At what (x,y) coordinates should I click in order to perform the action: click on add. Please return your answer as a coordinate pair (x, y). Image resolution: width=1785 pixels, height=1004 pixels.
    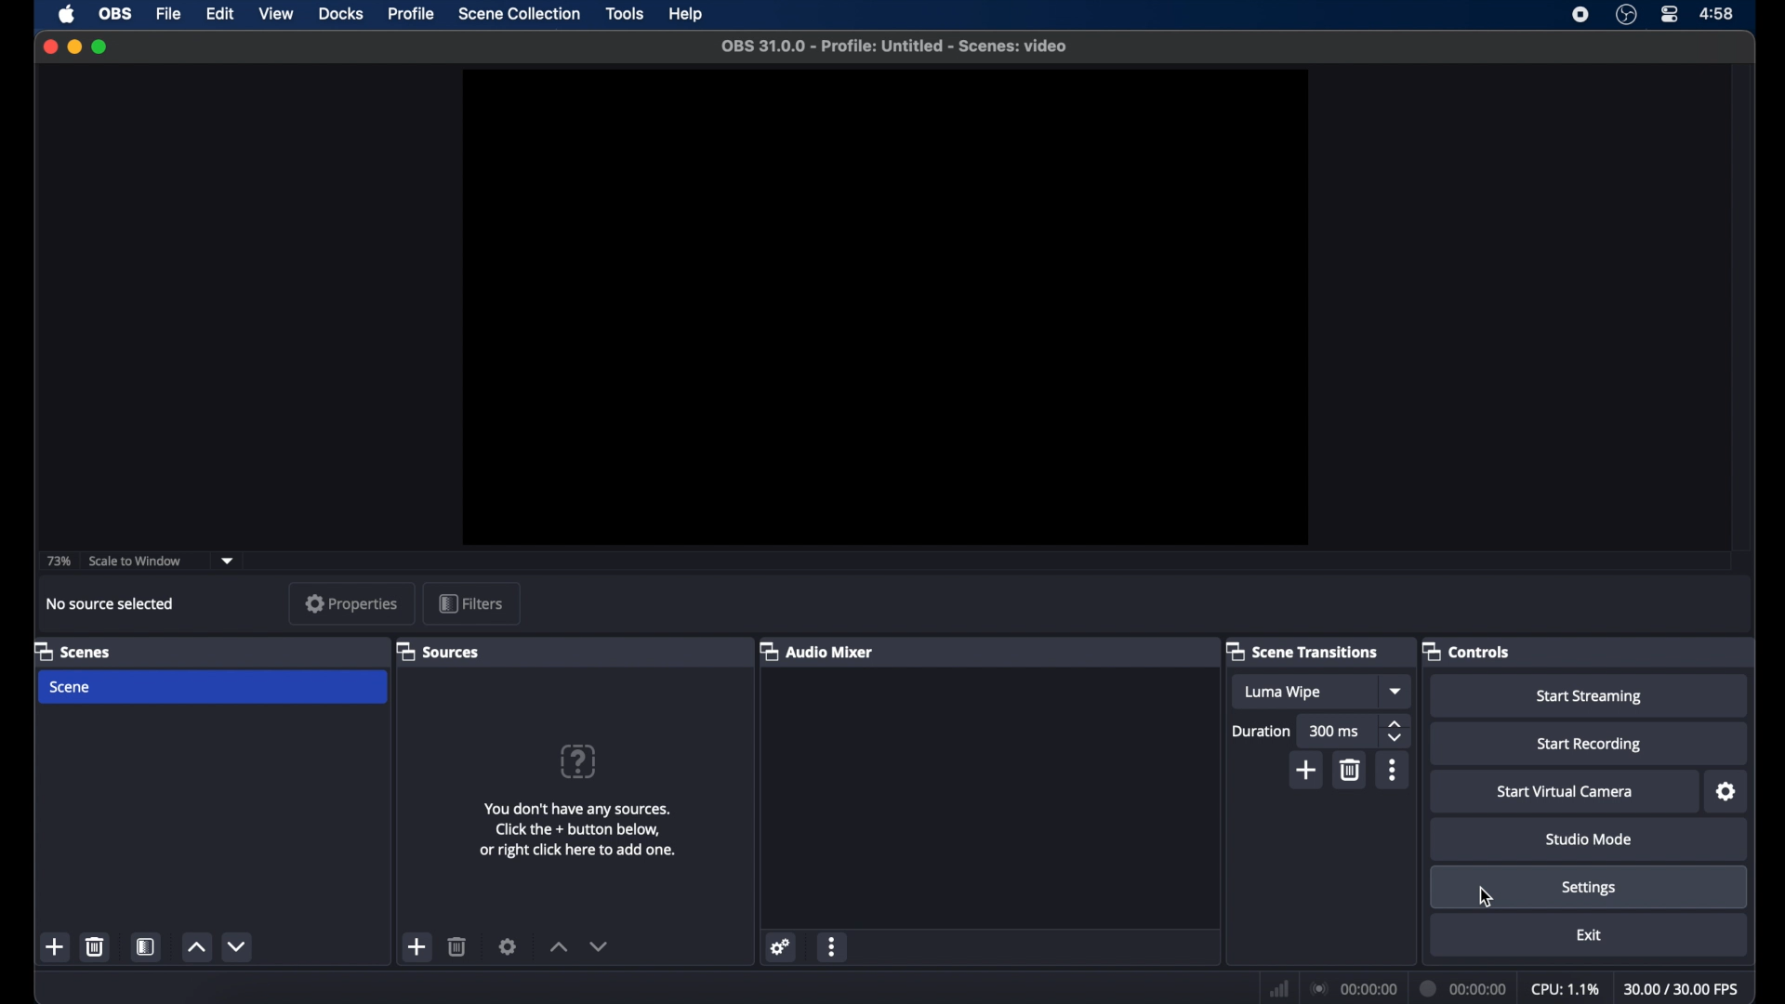
    Looking at the image, I should click on (55, 946).